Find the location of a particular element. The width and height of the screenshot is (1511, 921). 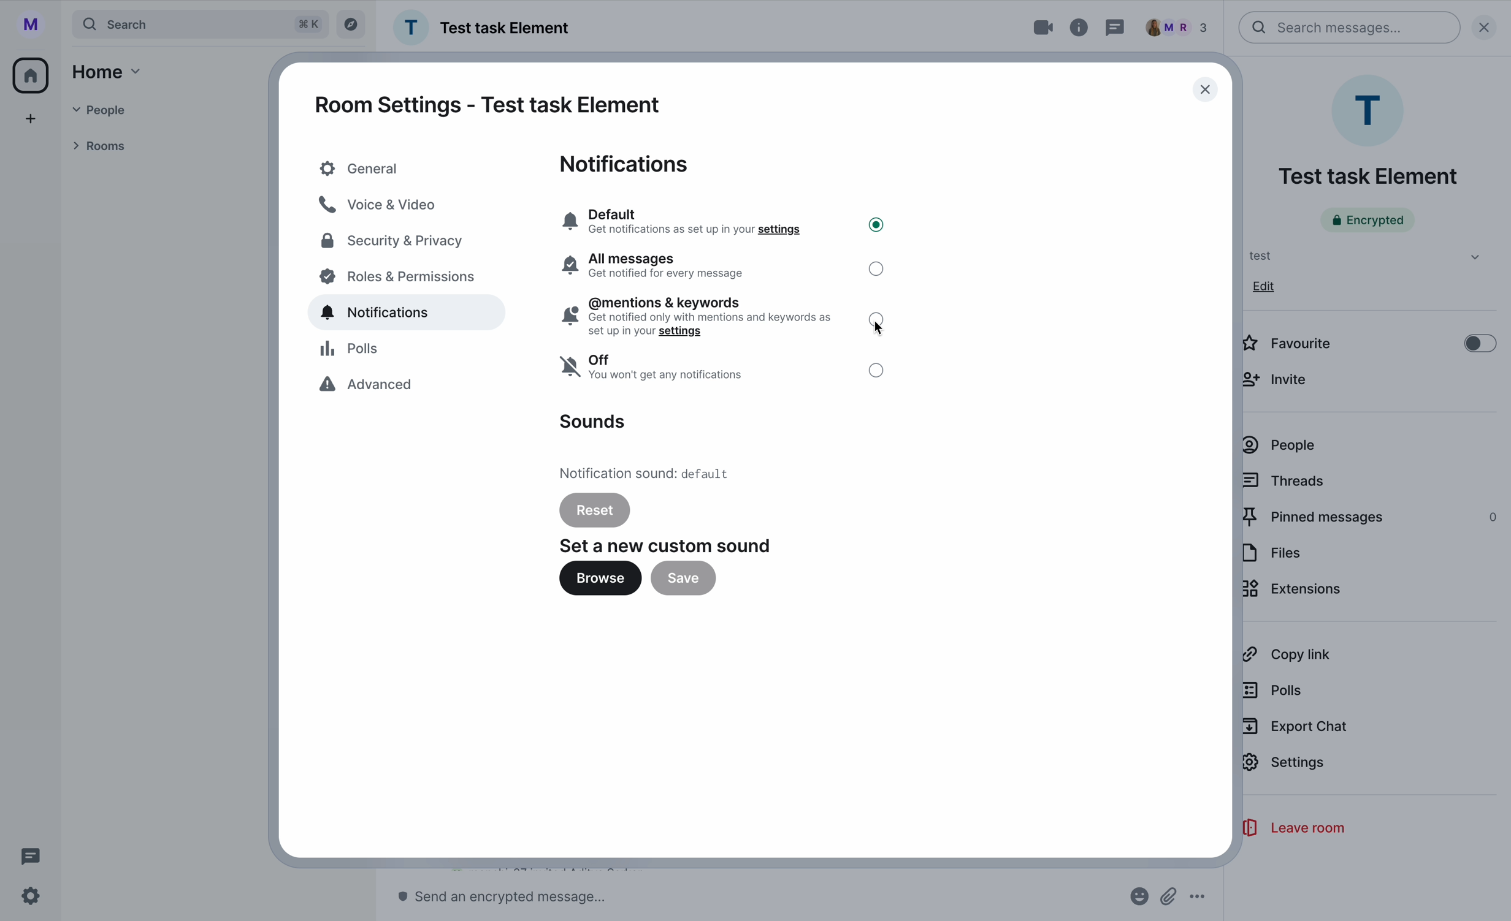

general is located at coordinates (404, 169).